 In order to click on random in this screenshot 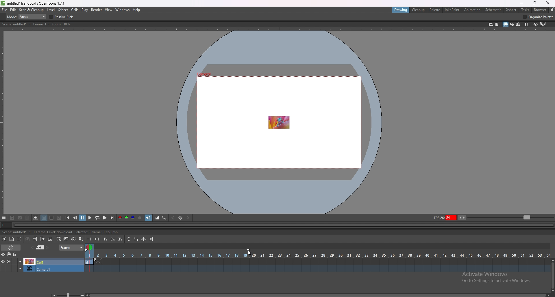, I will do `click(151, 239)`.